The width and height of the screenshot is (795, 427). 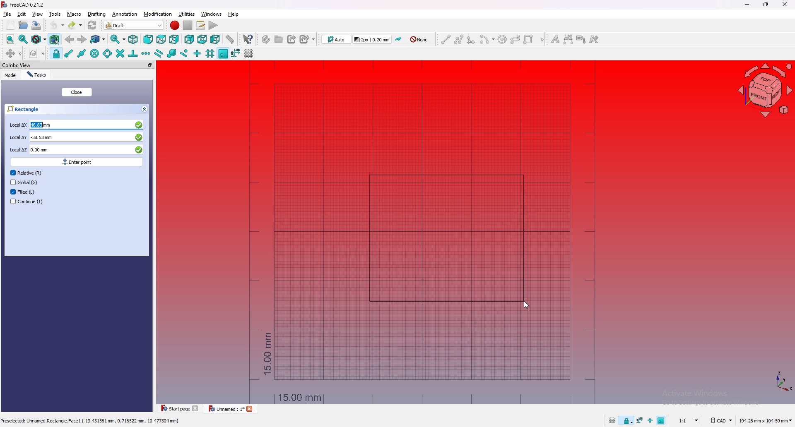 What do you see at coordinates (68, 54) in the screenshot?
I see `snap endpoint` at bounding box center [68, 54].